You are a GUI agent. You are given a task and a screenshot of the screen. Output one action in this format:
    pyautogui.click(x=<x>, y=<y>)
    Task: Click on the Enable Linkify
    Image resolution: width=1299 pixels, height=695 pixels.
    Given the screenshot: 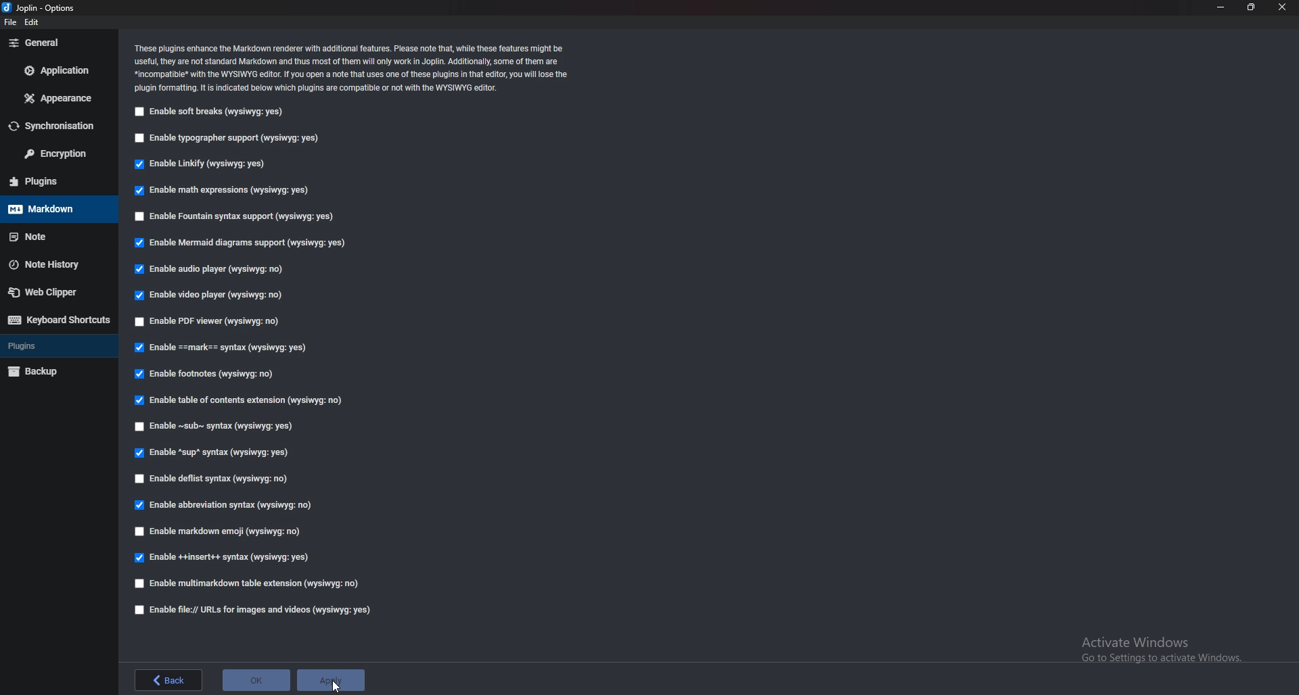 What is the action you would take?
    pyautogui.click(x=207, y=164)
    